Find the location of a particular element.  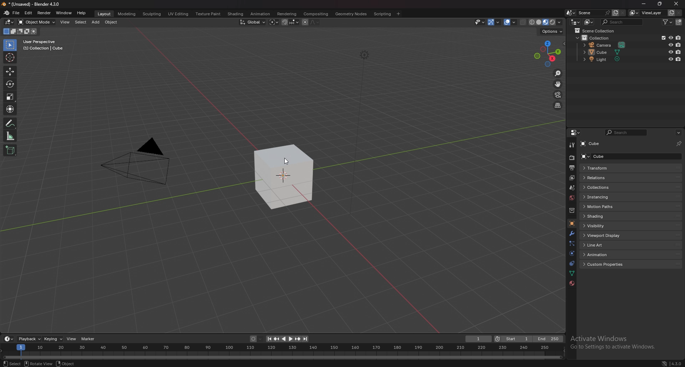

camera is located at coordinates (144, 163).